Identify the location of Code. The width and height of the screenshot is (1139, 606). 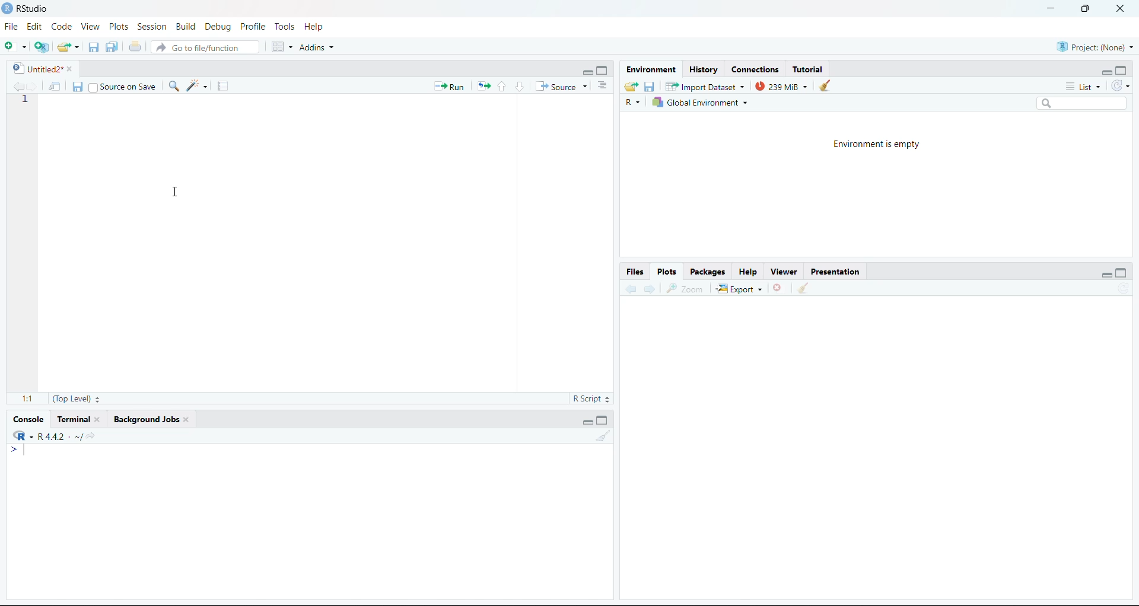
(64, 25).